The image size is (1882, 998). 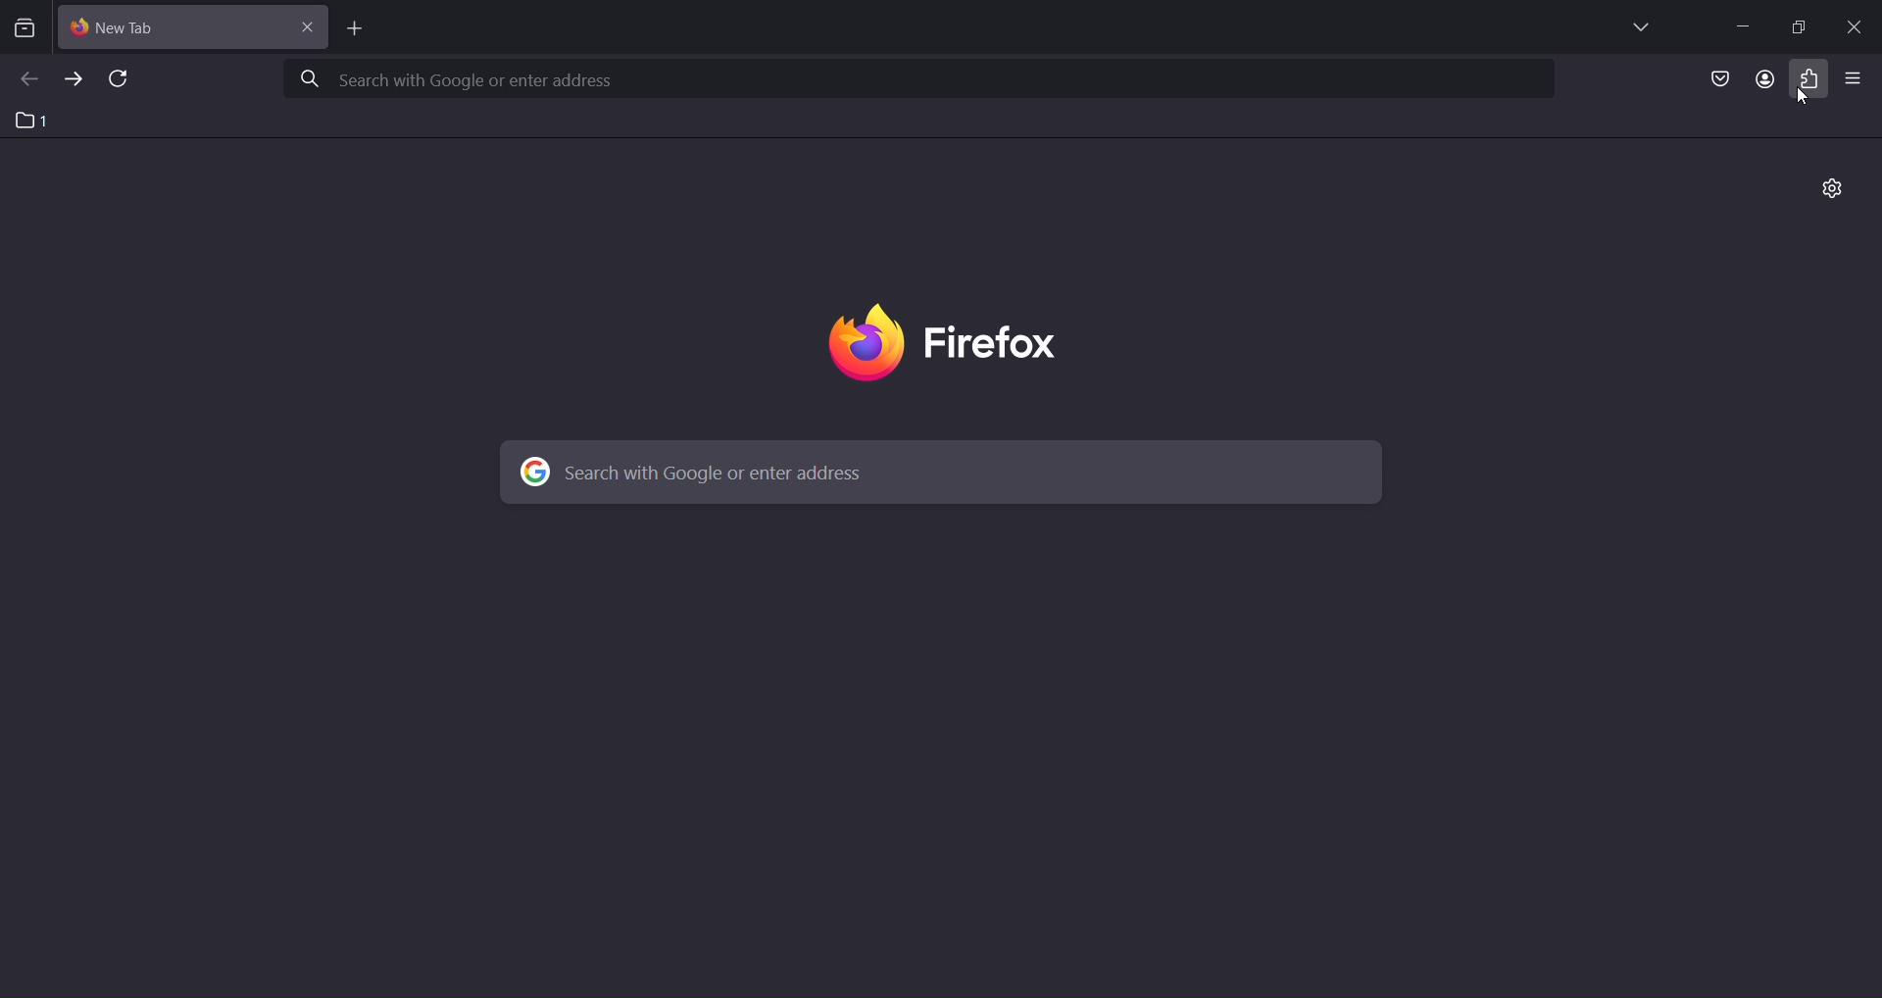 What do you see at coordinates (1800, 103) in the screenshot?
I see `cursor` at bounding box center [1800, 103].